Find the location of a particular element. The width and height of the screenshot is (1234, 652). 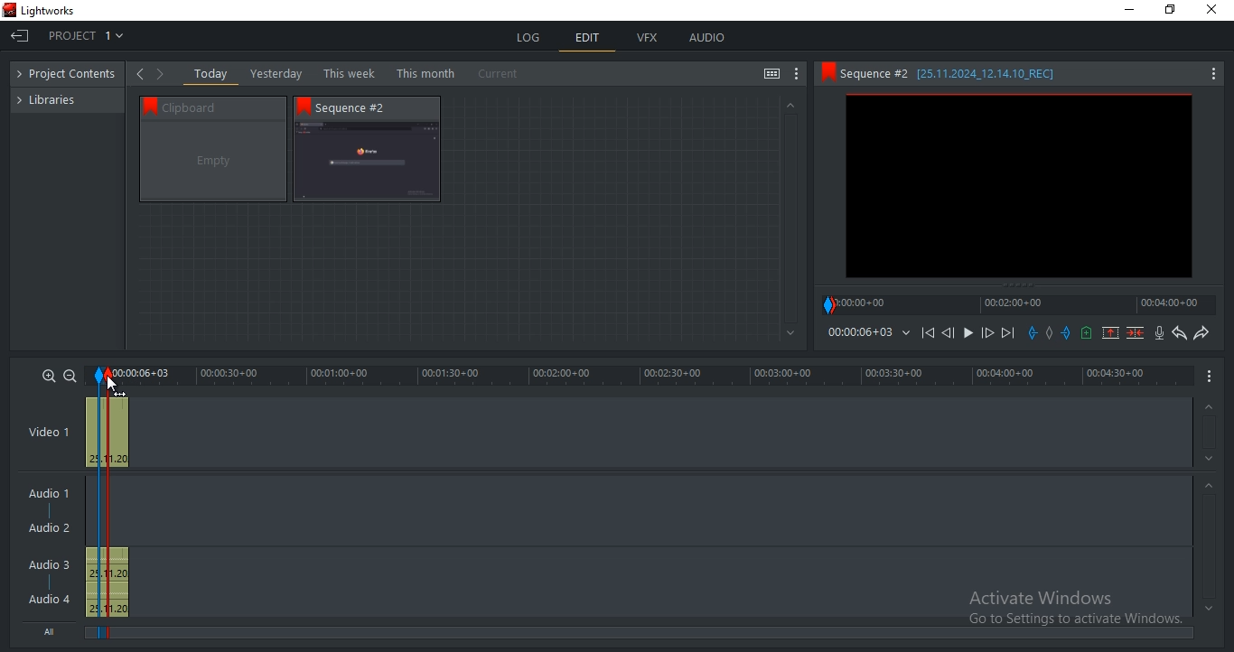

zoom out is located at coordinates (70, 376).